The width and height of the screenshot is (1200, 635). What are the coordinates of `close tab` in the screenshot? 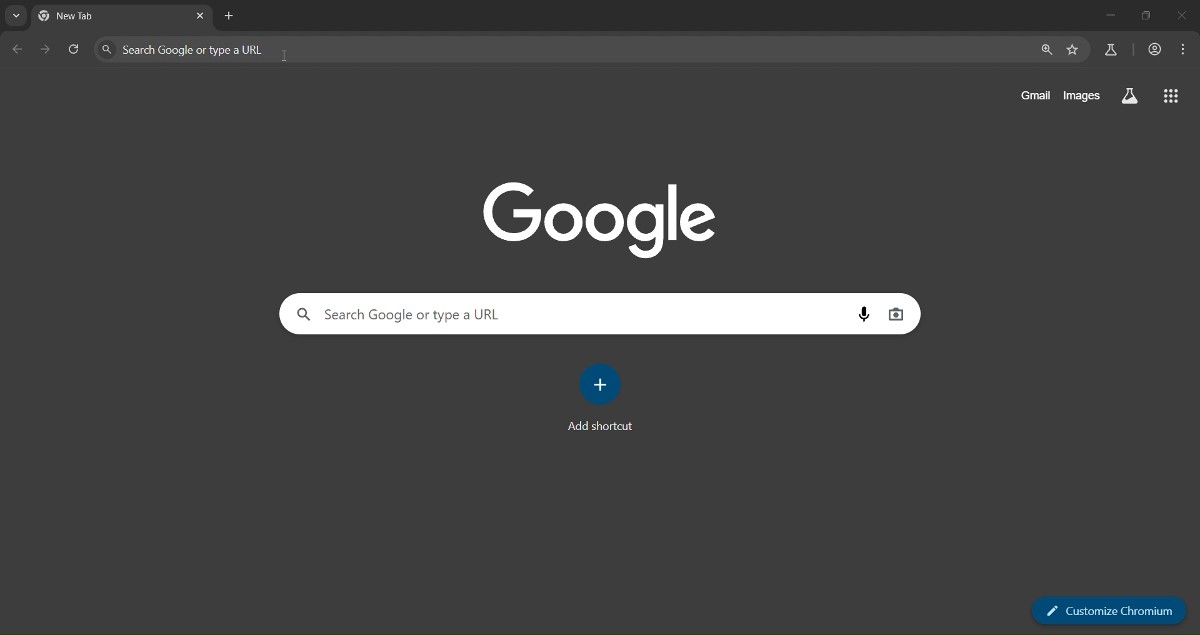 It's located at (199, 16).